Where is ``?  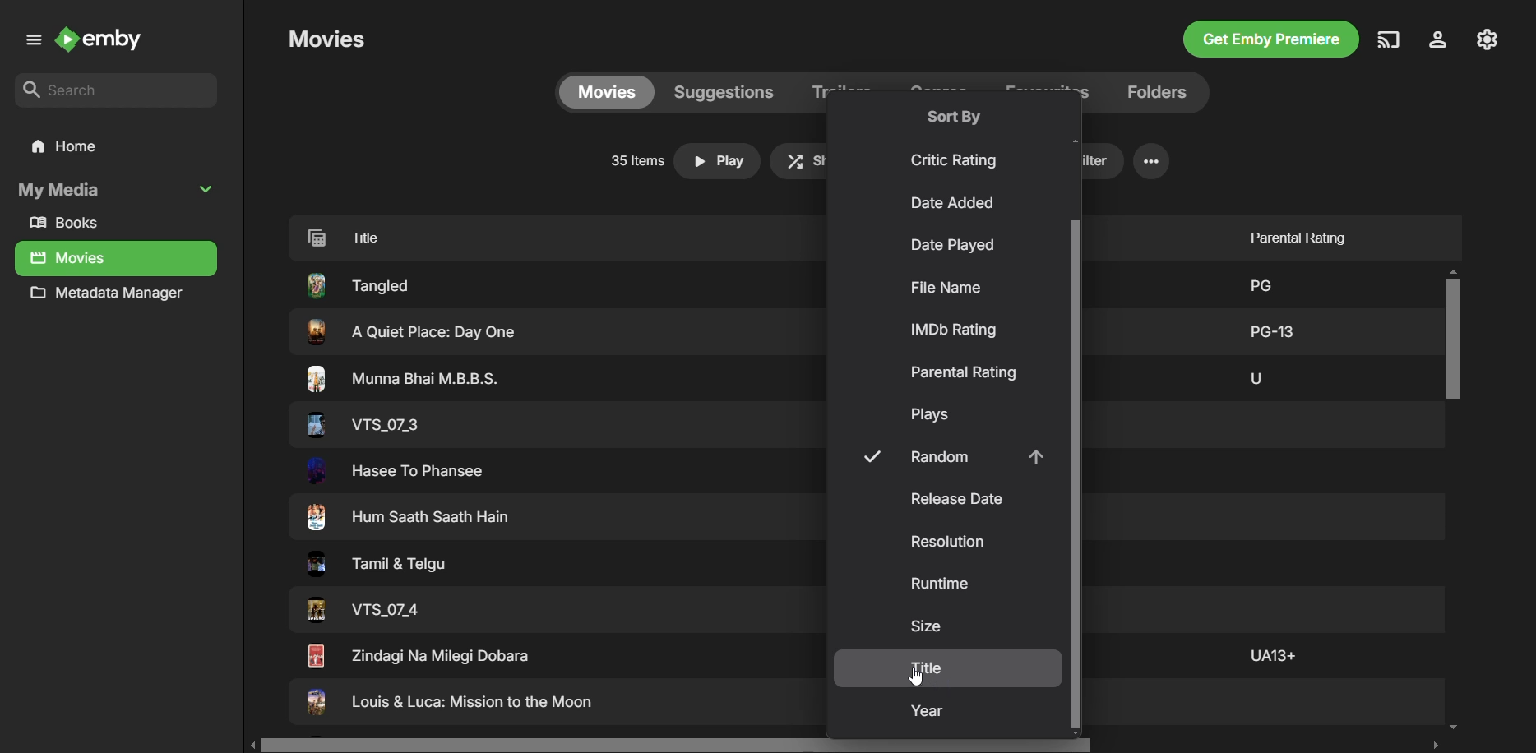  is located at coordinates (1257, 282).